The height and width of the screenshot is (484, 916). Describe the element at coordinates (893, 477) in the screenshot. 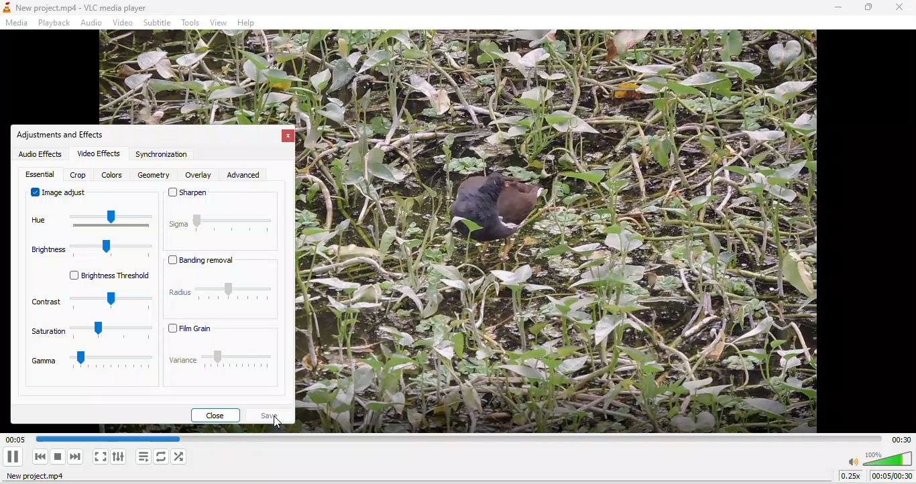

I see `00.01/ 00.30` at that location.